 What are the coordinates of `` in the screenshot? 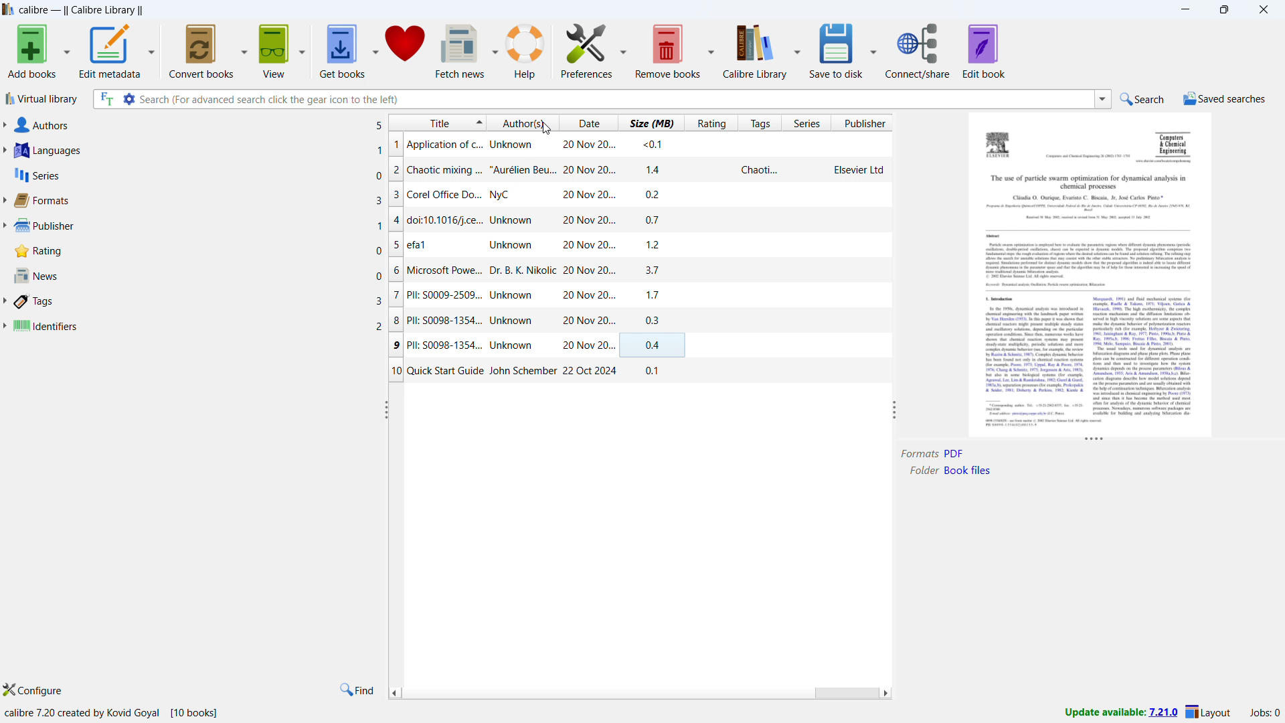 It's located at (1083, 155).